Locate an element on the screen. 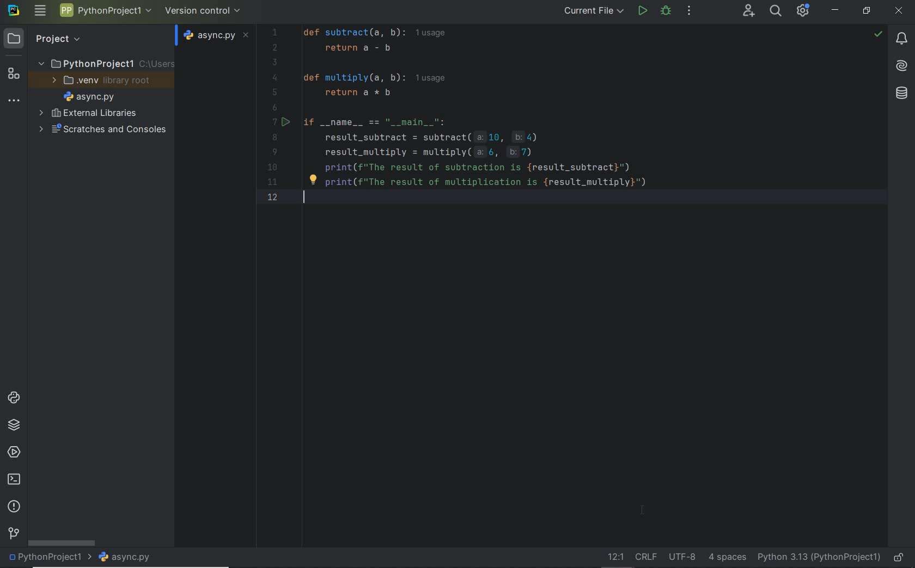 This screenshot has height=568, width=915. scratches and consoles is located at coordinates (101, 132).